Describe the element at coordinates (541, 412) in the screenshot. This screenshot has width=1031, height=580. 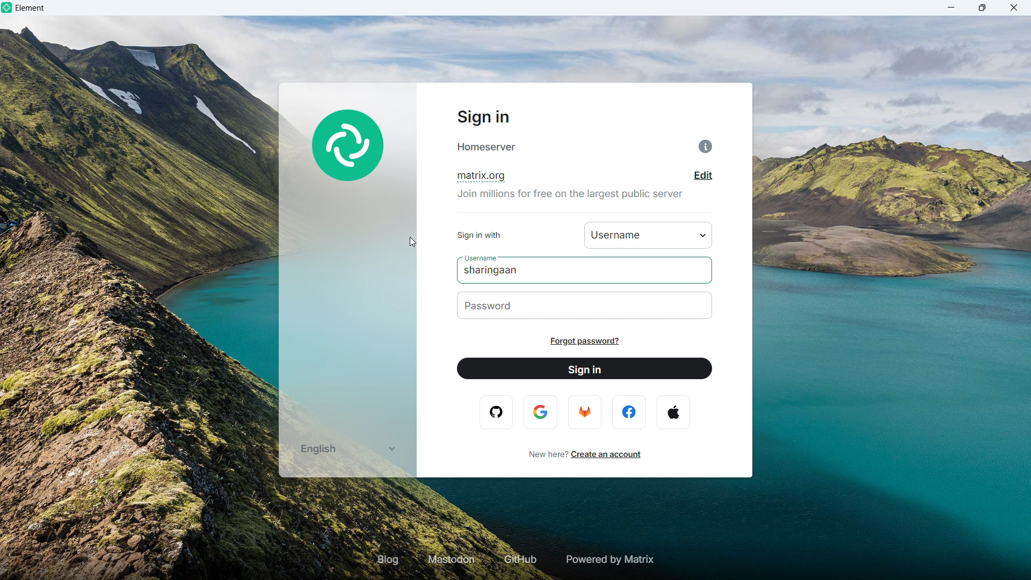
I see `google logo` at that location.